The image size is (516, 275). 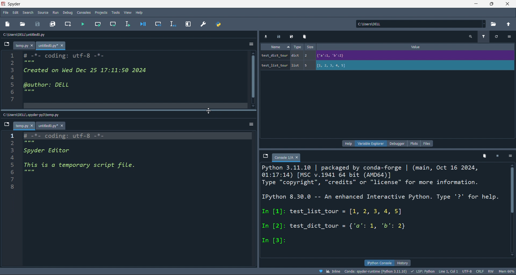 I want to click on Line 1, Col 1  UTF-8, so click(x=456, y=271).